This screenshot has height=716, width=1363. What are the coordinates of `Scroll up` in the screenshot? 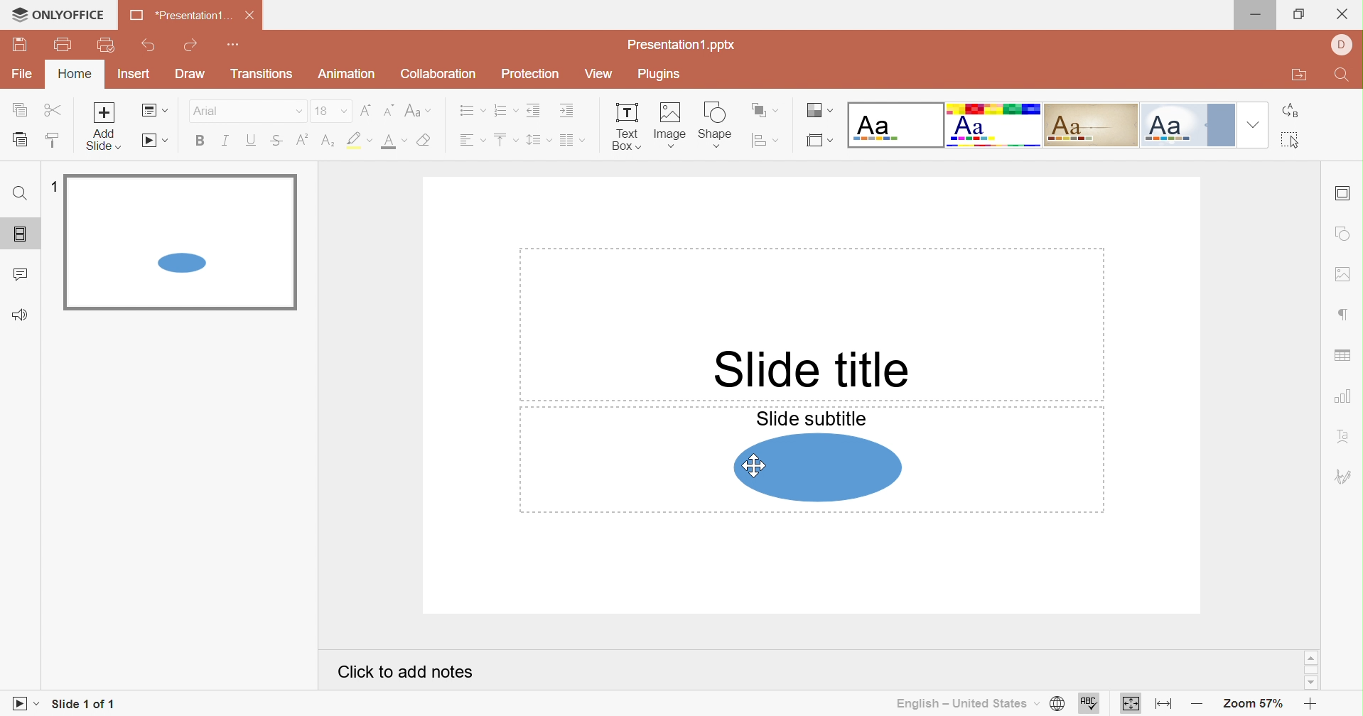 It's located at (1311, 658).